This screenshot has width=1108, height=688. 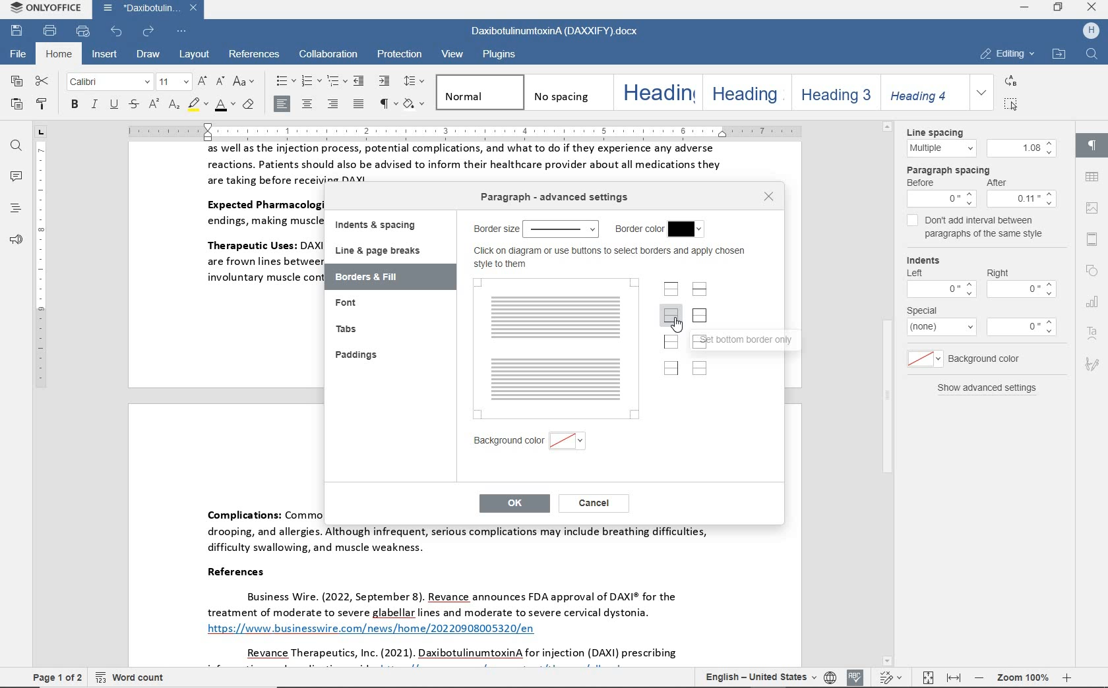 What do you see at coordinates (1068, 395) in the screenshot?
I see `scrollbar` at bounding box center [1068, 395].